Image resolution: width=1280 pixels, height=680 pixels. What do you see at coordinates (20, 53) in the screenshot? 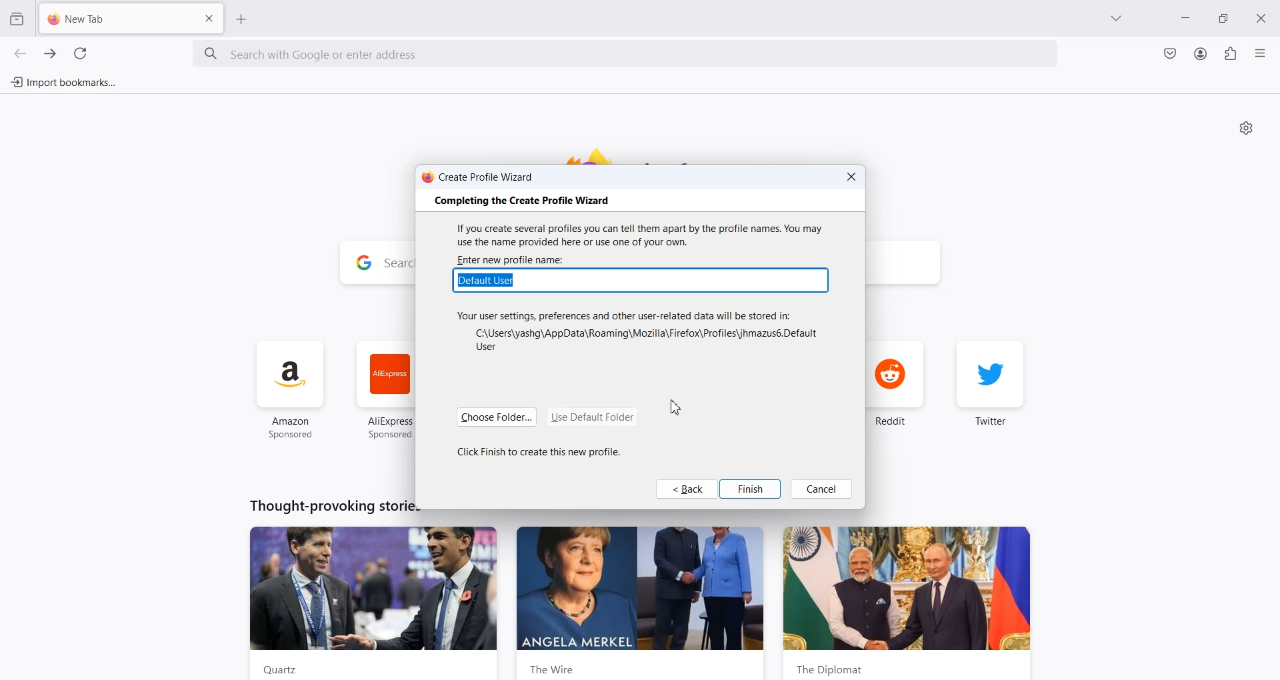
I see `Go back one page` at bounding box center [20, 53].